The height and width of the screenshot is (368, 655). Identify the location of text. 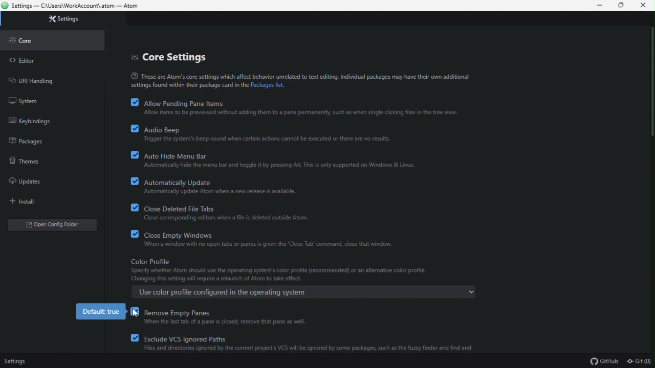
(299, 79).